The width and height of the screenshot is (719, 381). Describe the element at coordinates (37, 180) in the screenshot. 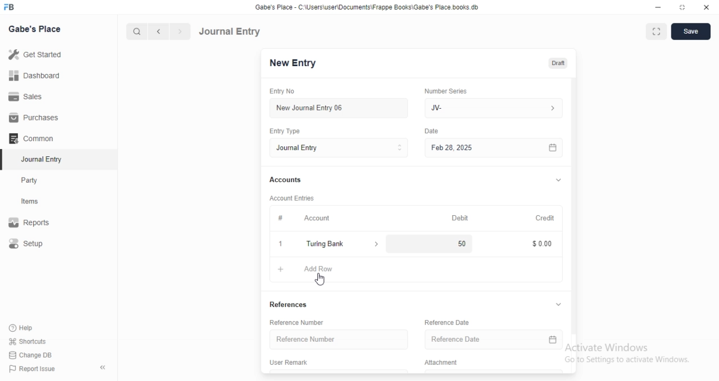

I see `Party` at that location.